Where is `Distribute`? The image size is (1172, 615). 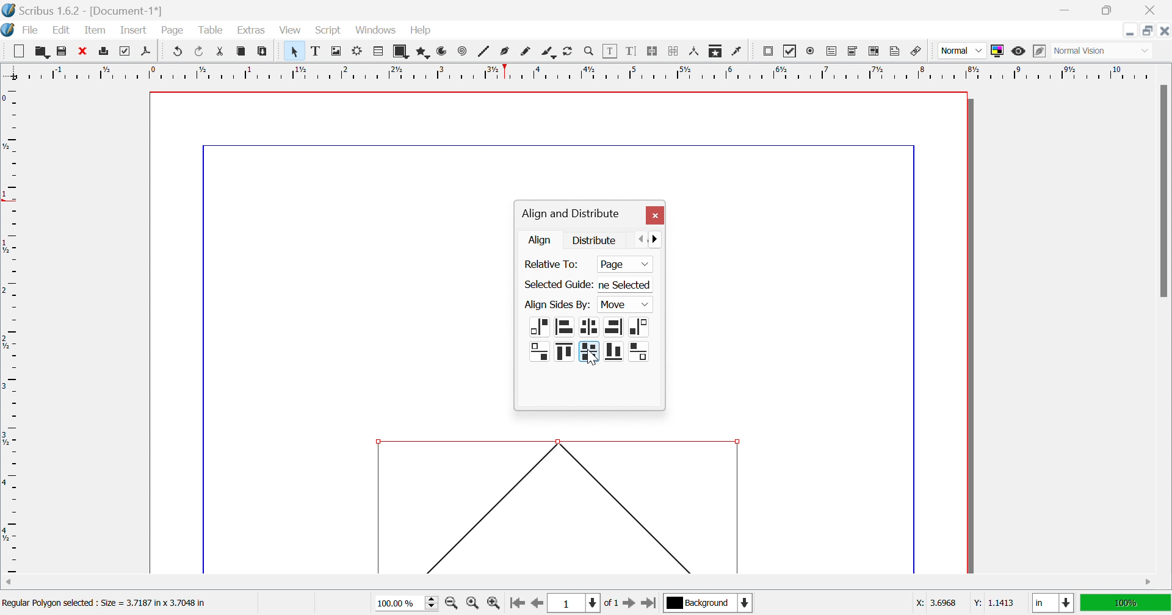 Distribute is located at coordinates (595, 239).